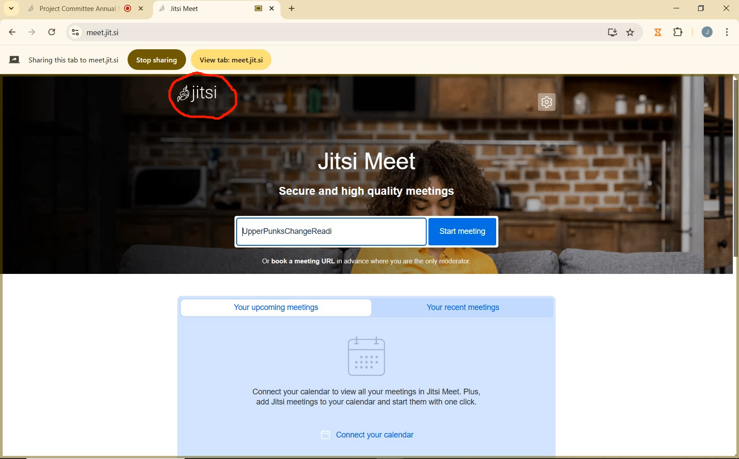 The height and width of the screenshot is (459, 739). What do you see at coordinates (375, 160) in the screenshot?
I see `JITSI MEET` at bounding box center [375, 160].